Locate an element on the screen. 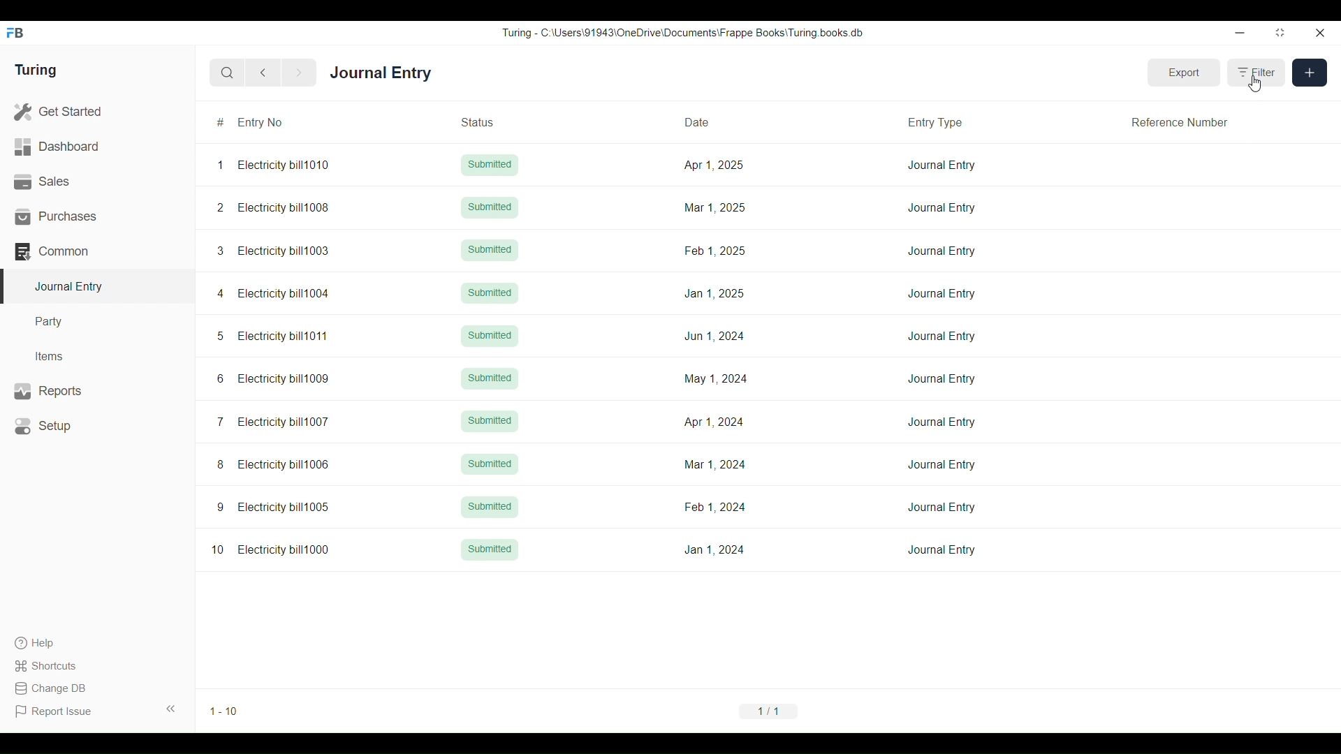 This screenshot has height=754, width=1341. Filter is located at coordinates (1256, 73).